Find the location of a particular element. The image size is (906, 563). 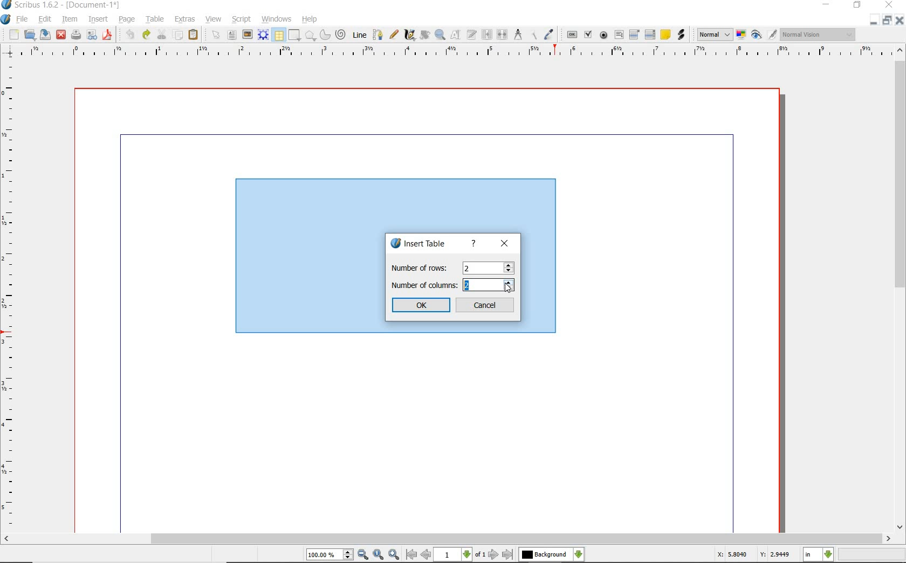

scrollbar is located at coordinates (448, 539).